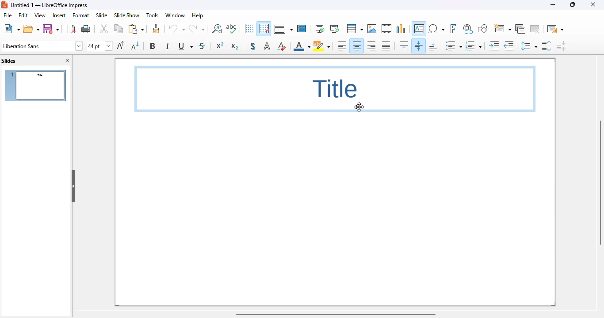 The height and width of the screenshot is (318, 604). I want to click on justified, so click(386, 46).